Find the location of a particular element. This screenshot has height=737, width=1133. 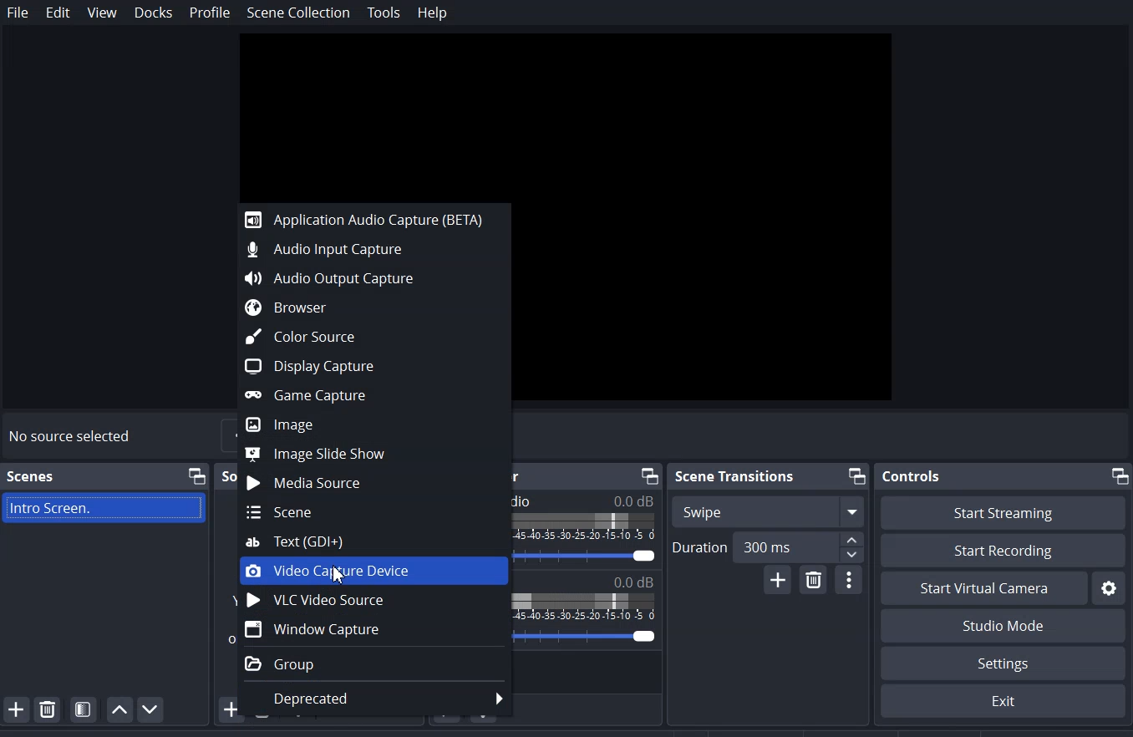

Preview file is located at coordinates (570, 114).